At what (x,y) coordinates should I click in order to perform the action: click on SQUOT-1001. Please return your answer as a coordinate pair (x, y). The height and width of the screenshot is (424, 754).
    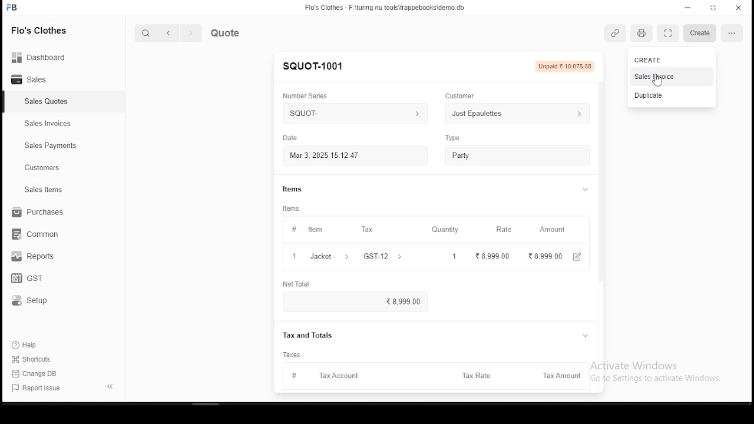
    Looking at the image, I should click on (318, 64).